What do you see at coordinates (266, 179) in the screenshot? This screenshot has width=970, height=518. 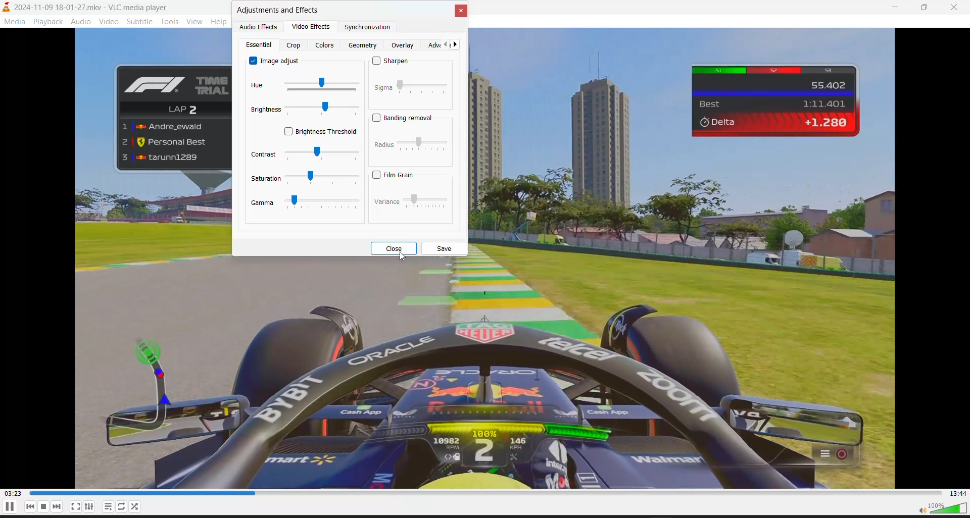 I see `saturation` at bounding box center [266, 179].